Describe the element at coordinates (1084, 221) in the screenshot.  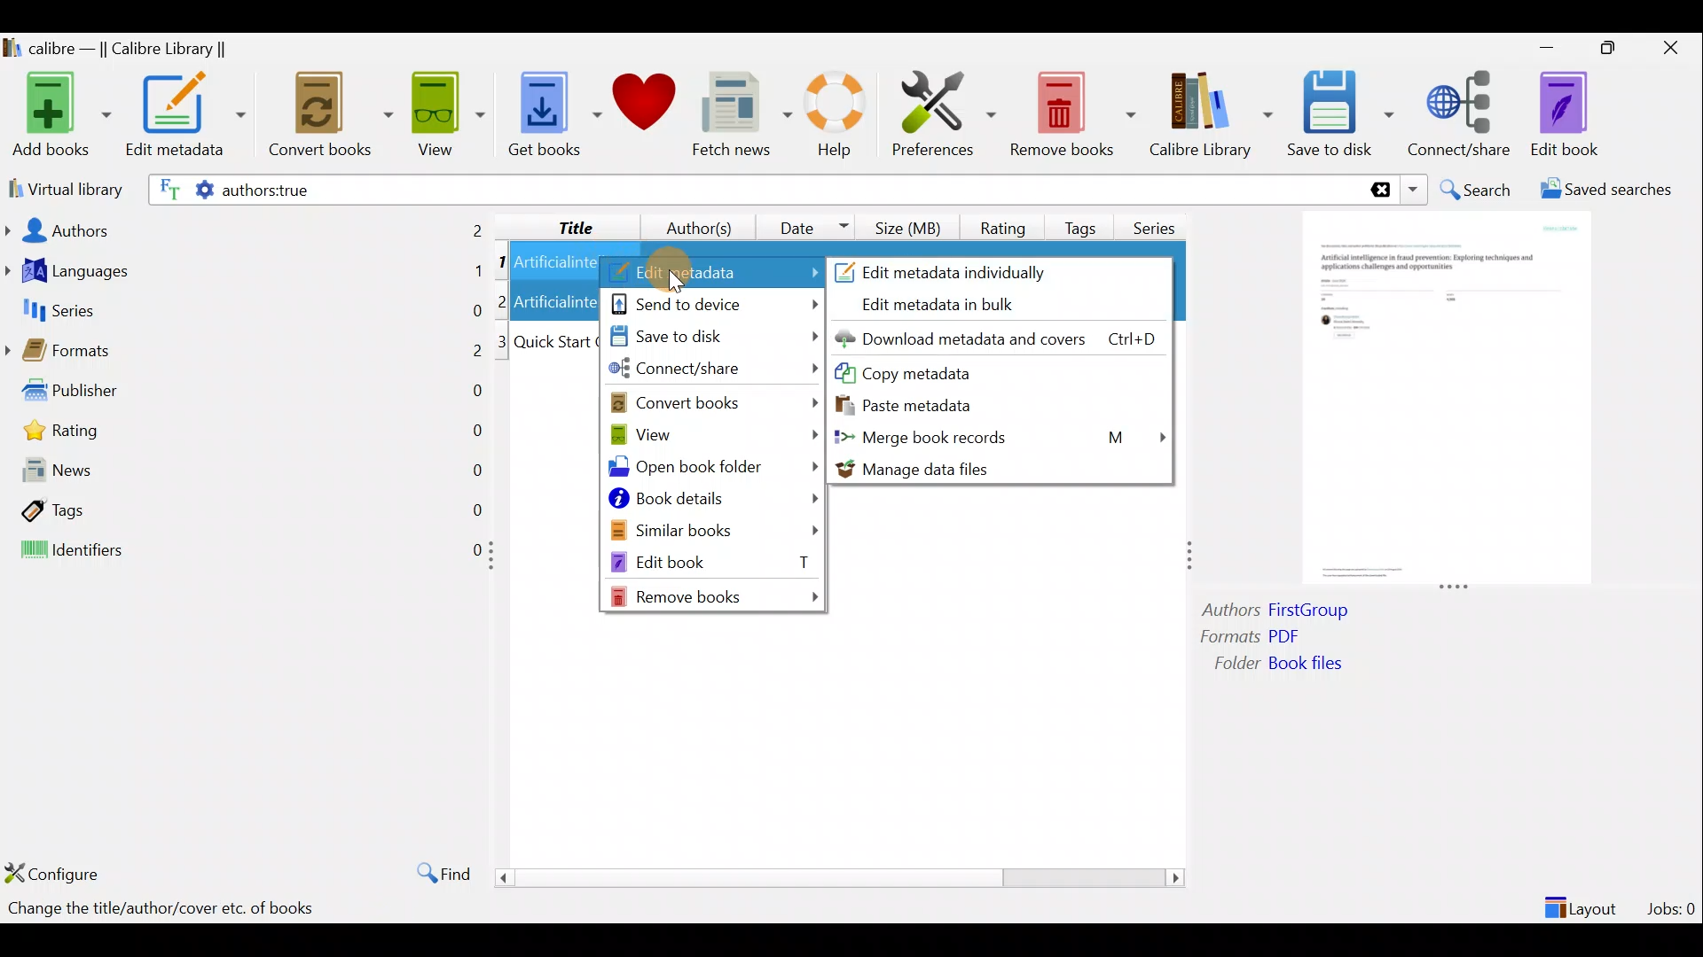
I see `Tags` at that location.